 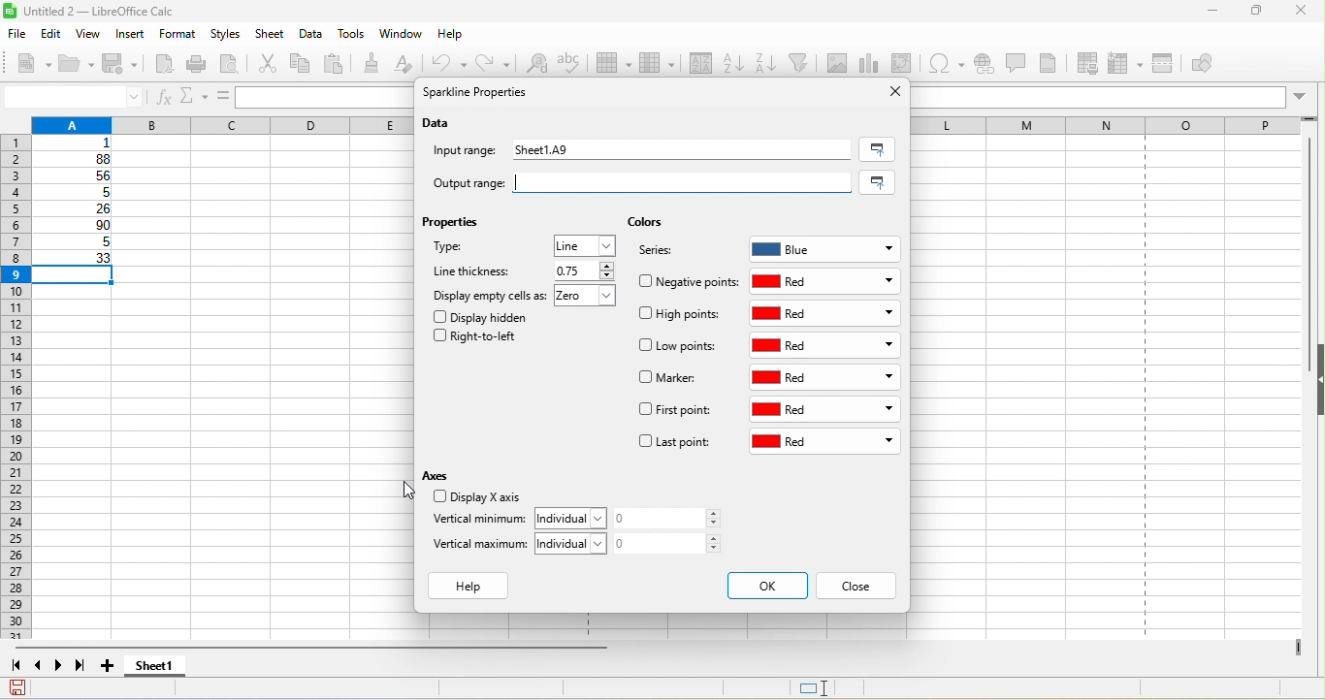 I want to click on column headingas, so click(x=1120, y=124).